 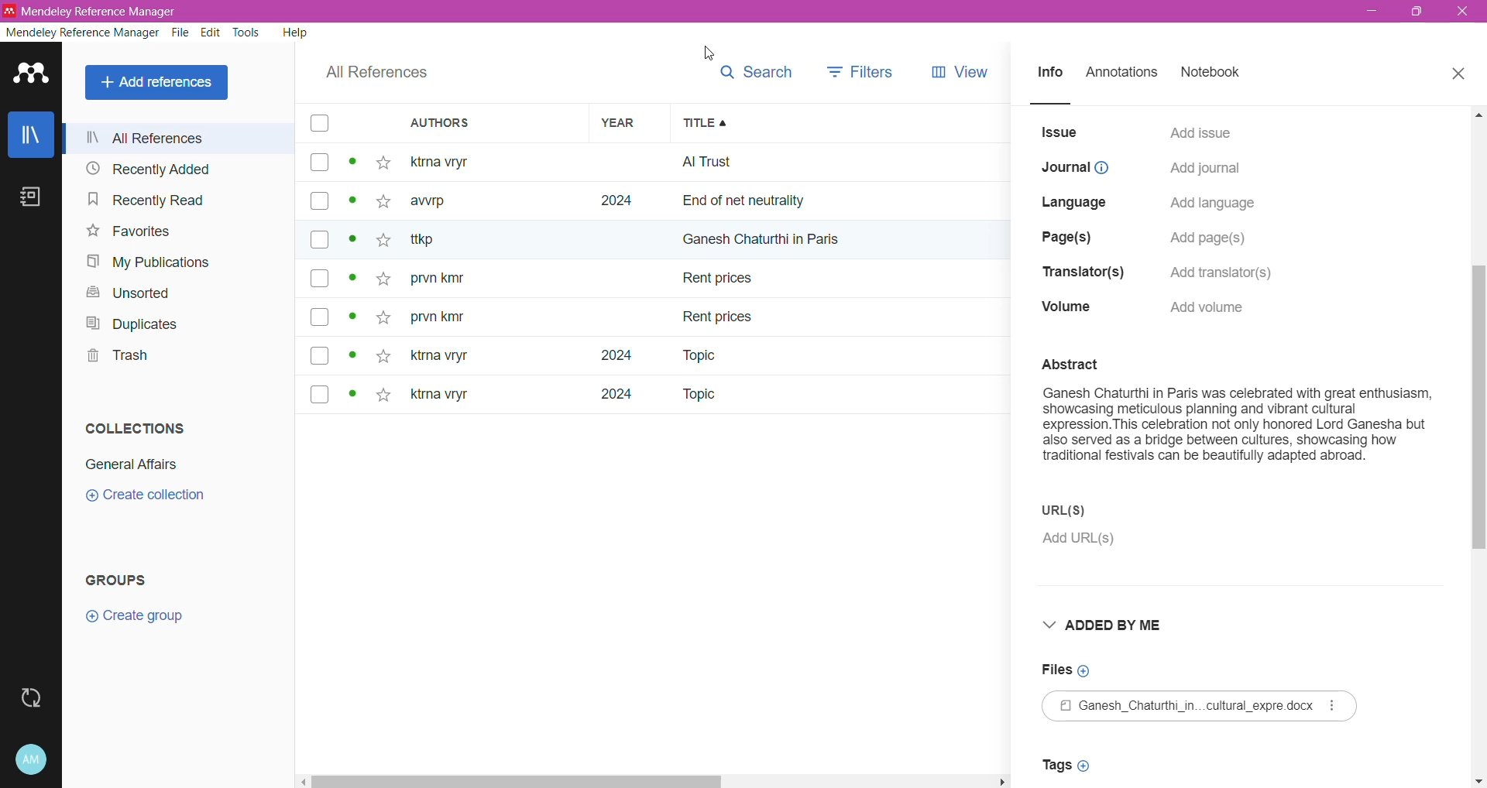 What do you see at coordinates (1214, 204) in the screenshot?
I see `Click to Add Language` at bounding box center [1214, 204].